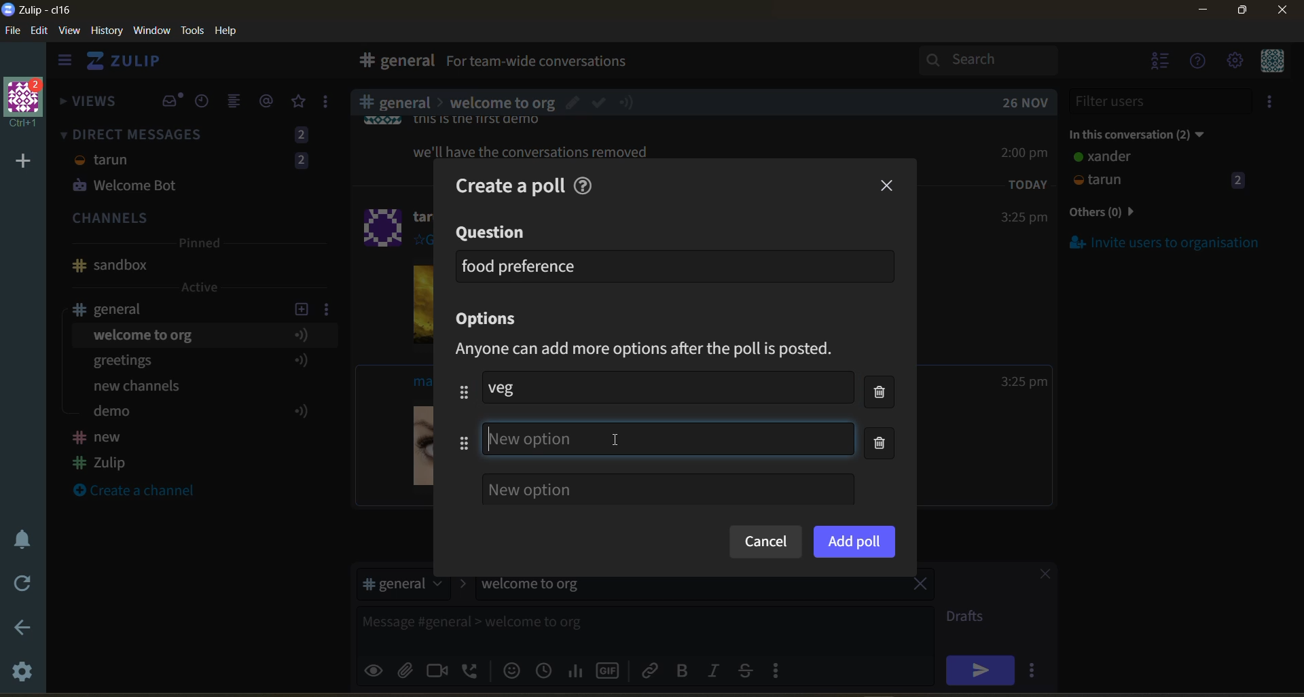 Image resolution: width=1304 pixels, height=697 pixels. I want to click on remove topic, so click(920, 586).